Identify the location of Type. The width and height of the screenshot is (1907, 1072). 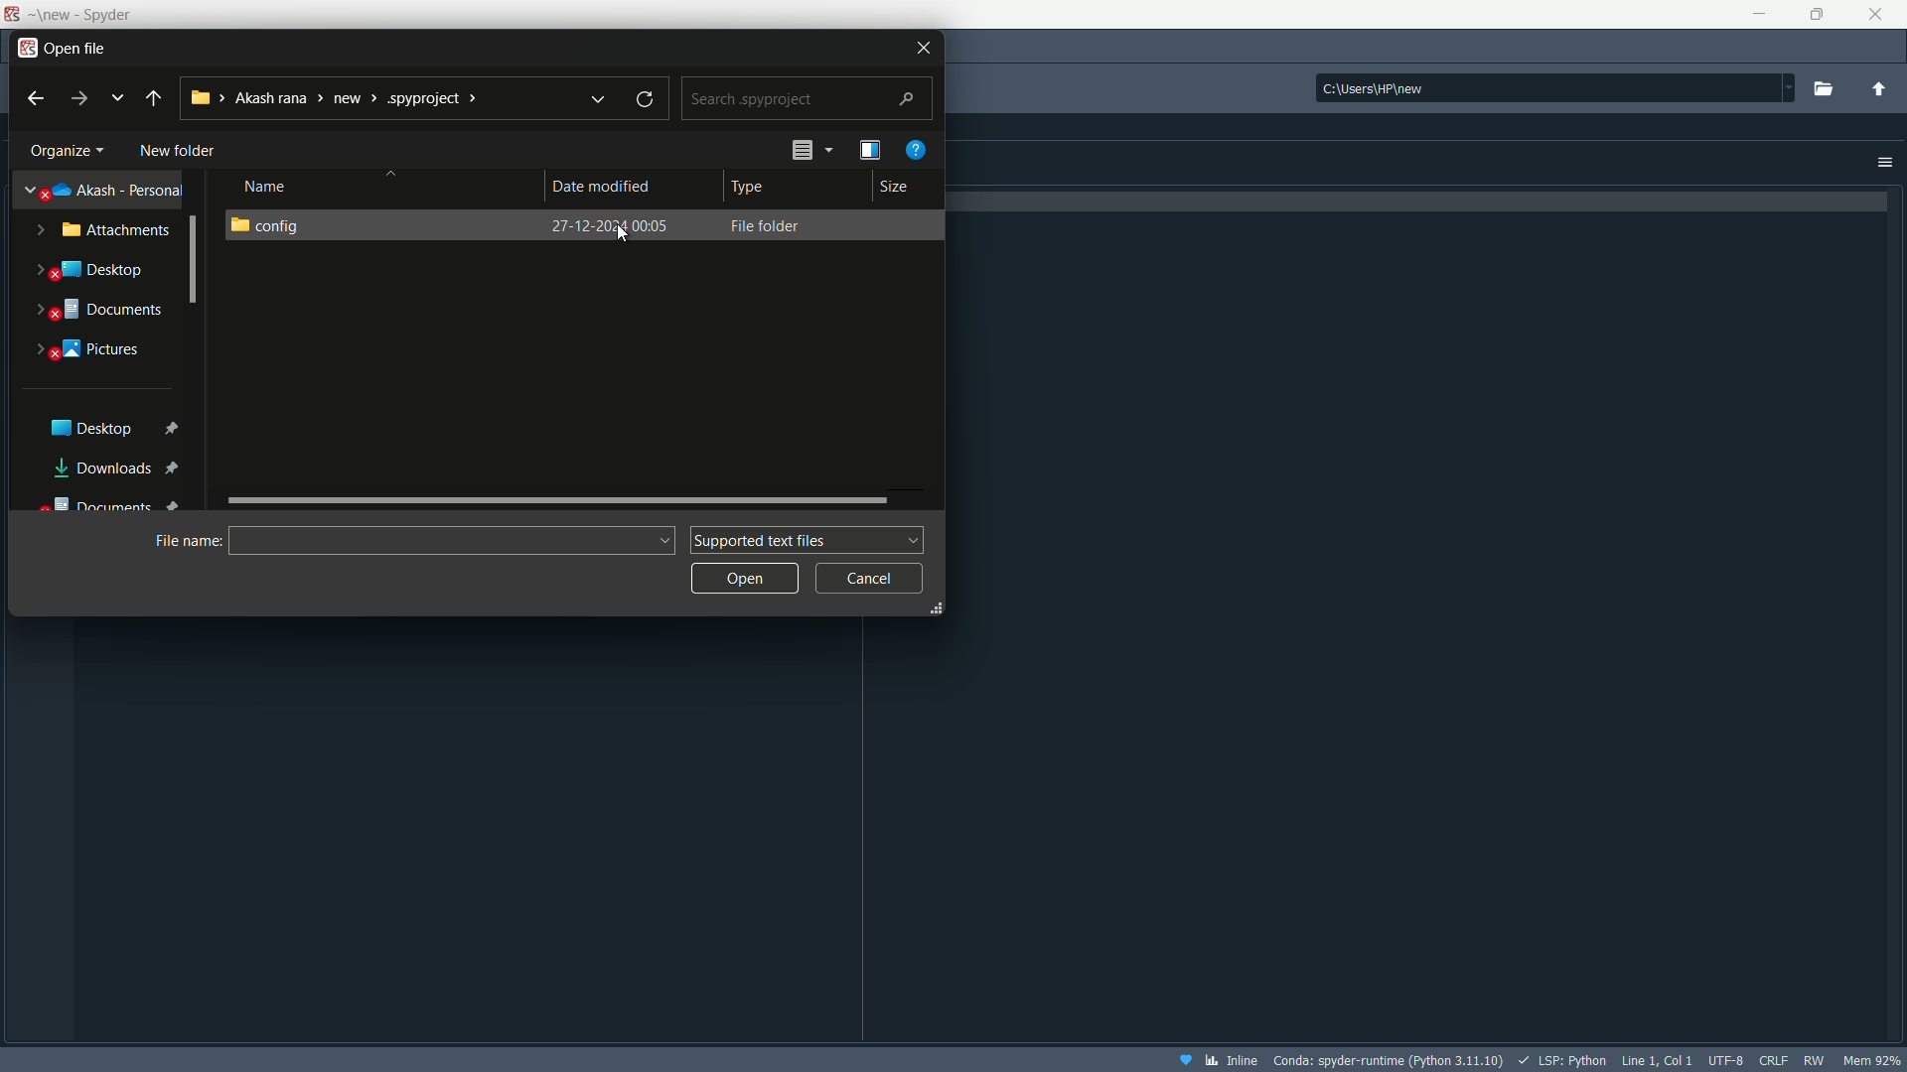
(755, 187).